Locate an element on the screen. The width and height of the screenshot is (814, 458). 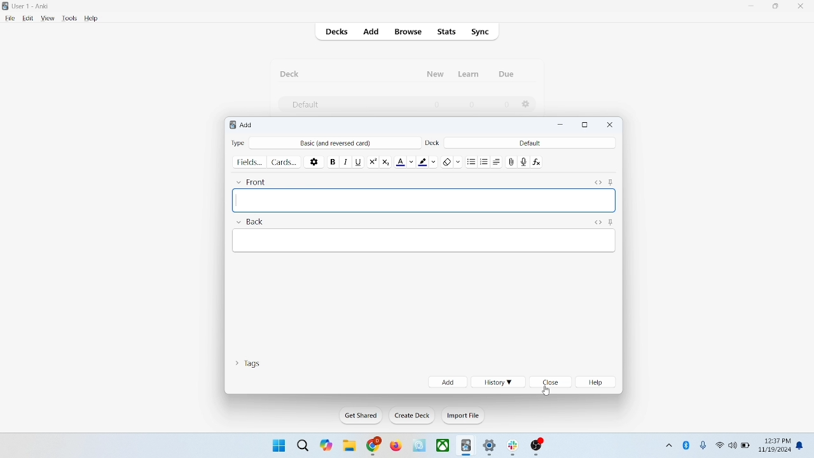
sticky is located at coordinates (610, 221).